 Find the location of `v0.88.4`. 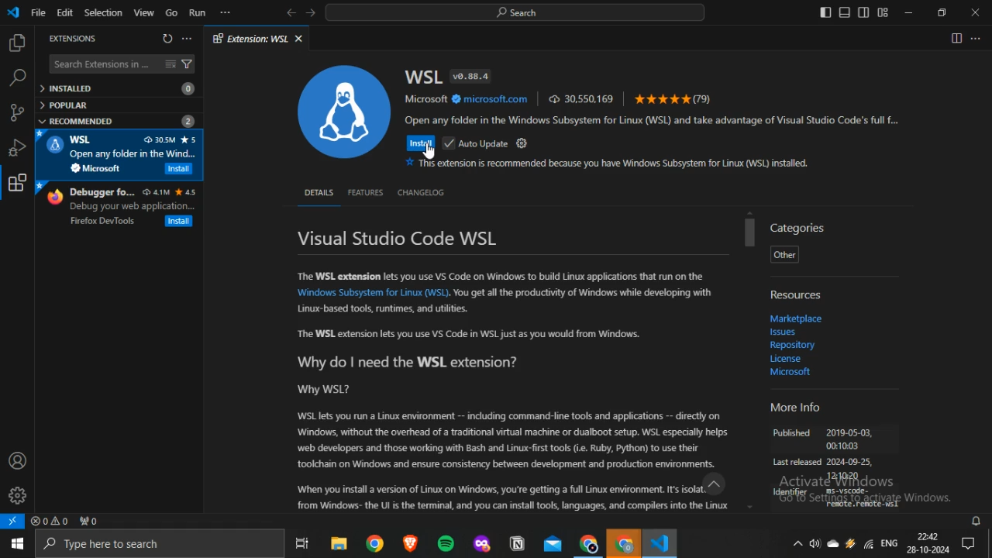

v0.88.4 is located at coordinates (470, 76).